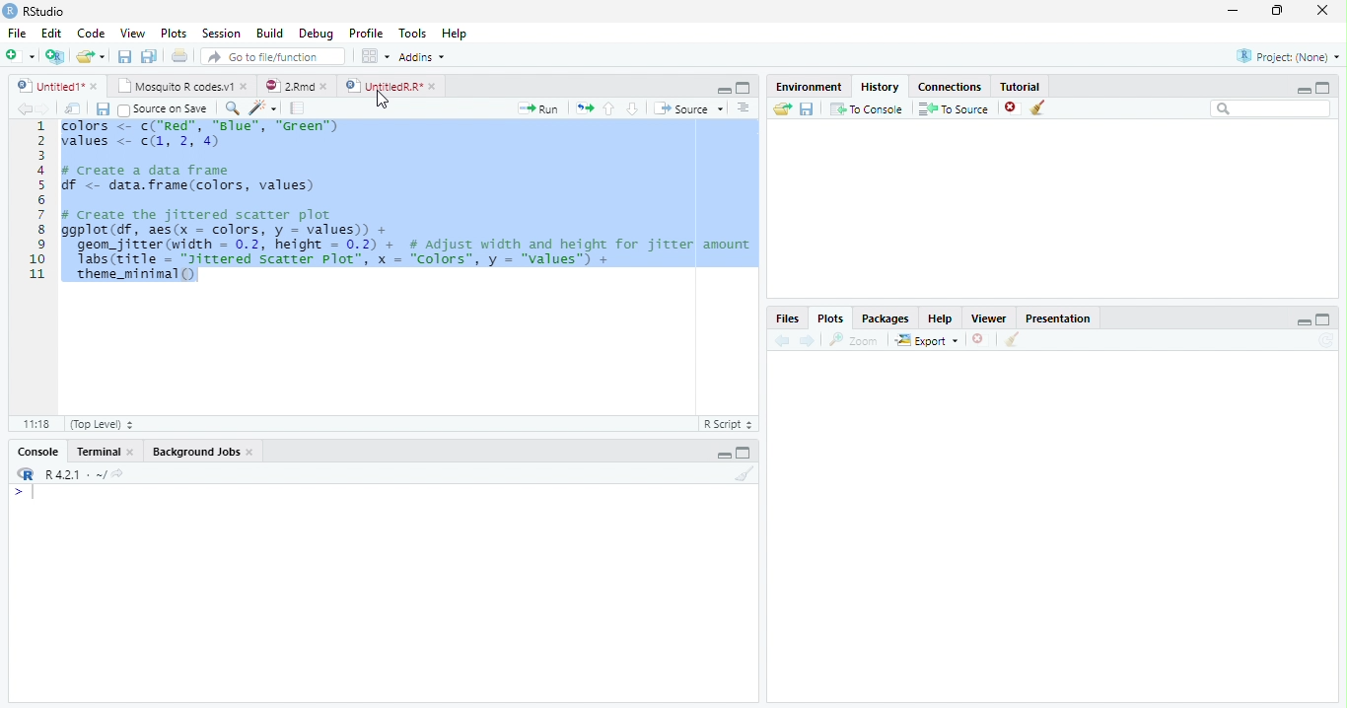 Image resolution: width=1347 pixels, height=708 pixels. What do you see at coordinates (1013, 108) in the screenshot?
I see `Remove the selected history entries` at bounding box center [1013, 108].